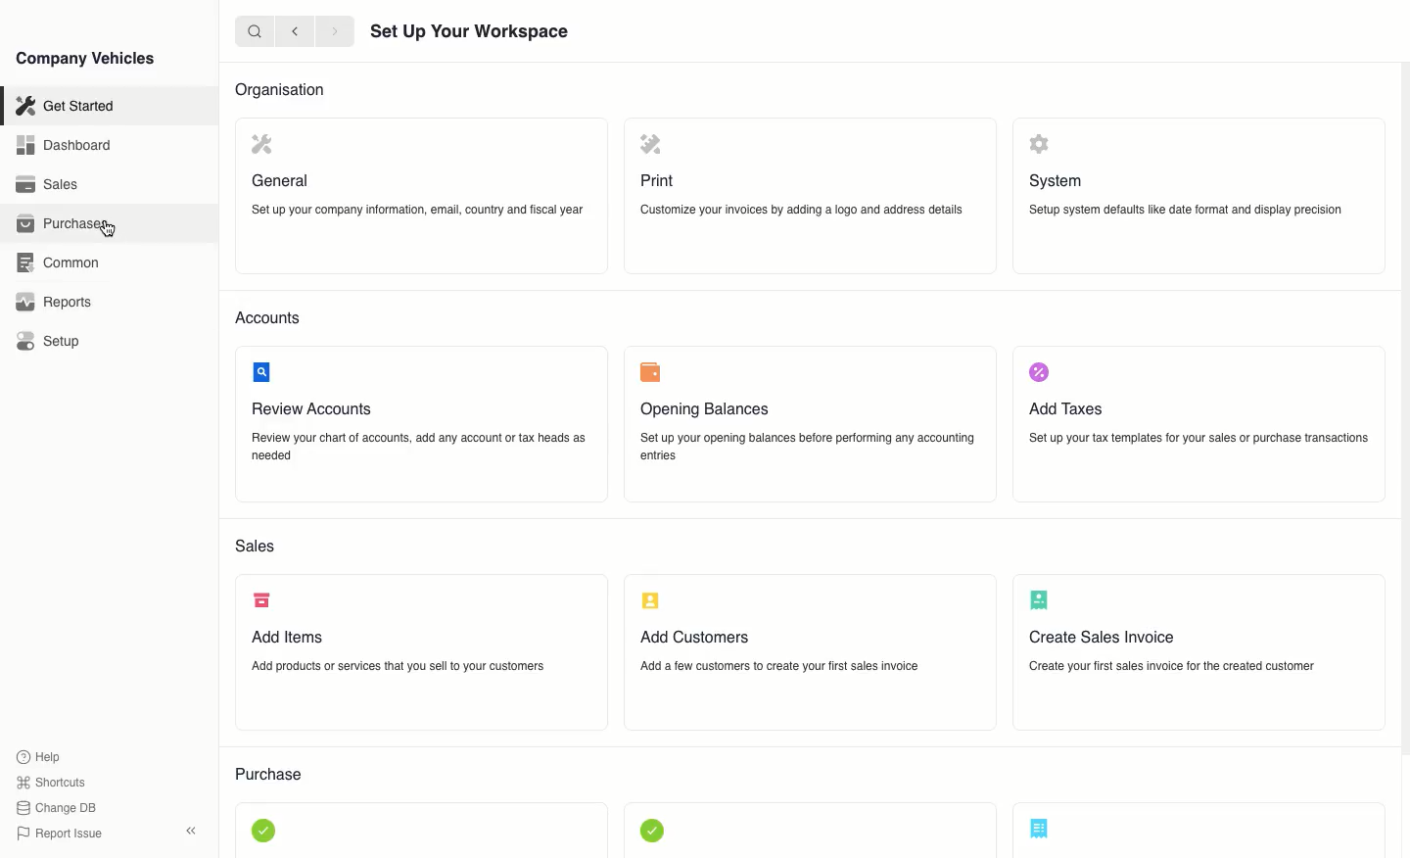 This screenshot has height=858, width=1410. What do you see at coordinates (658, 181) in the screenshot?
I see `Print` at bounding box center [658, 181].